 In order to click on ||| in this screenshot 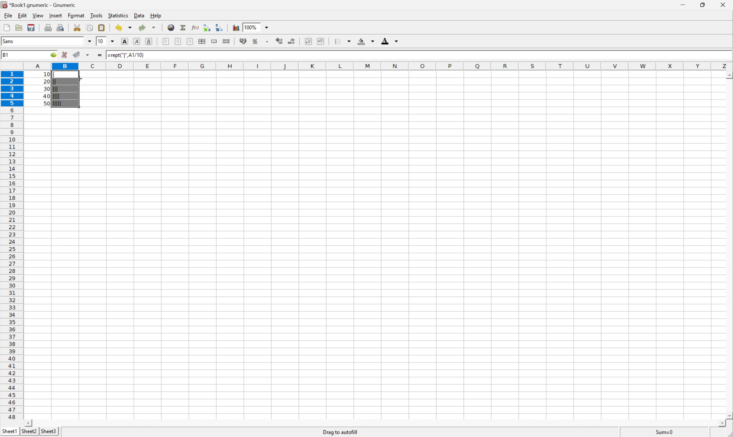, I will do `click(57, 89)`.